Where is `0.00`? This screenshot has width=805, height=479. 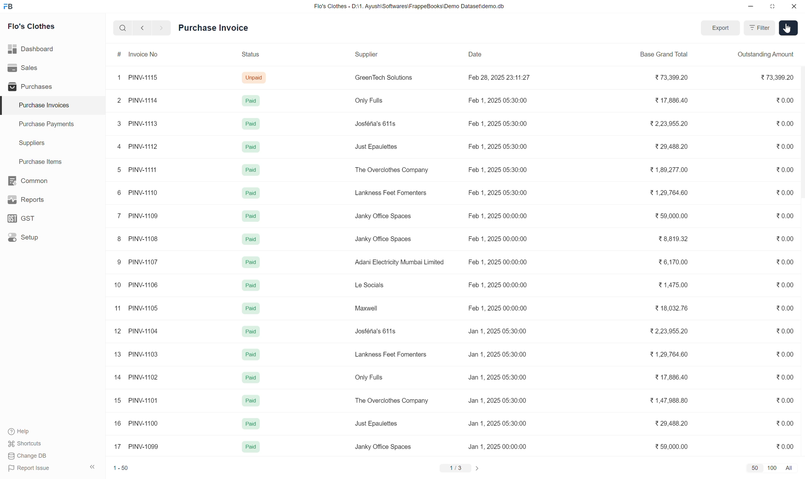
0.00 is located at coordinates (783, 121).